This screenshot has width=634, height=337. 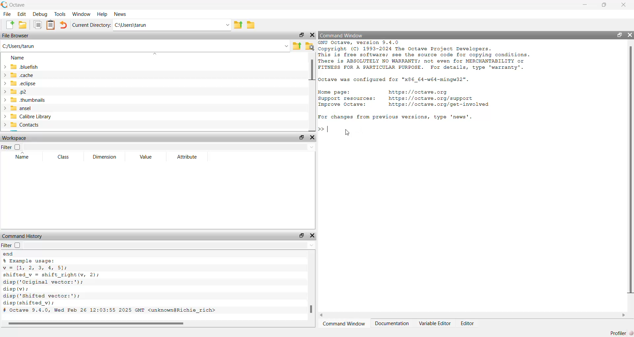 What do you see at coordinates (60, 286) in the screenshot?
I see `example usage code` at bounding box center [60, 286].